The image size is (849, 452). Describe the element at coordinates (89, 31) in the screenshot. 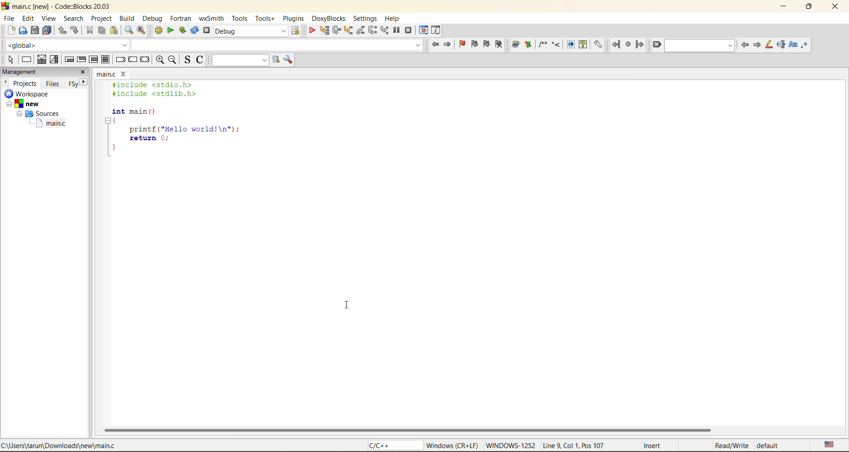

I see `cut` at that location.